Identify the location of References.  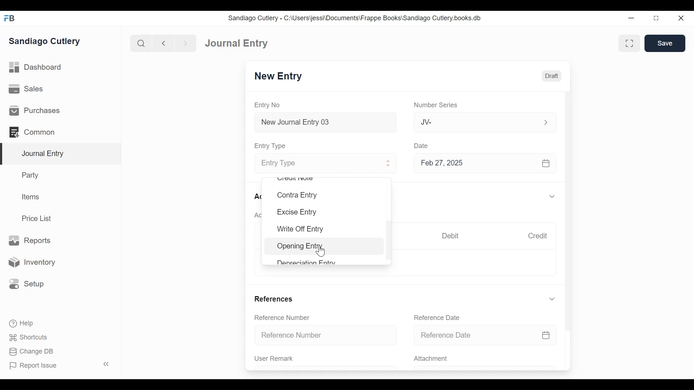
(275, 299).